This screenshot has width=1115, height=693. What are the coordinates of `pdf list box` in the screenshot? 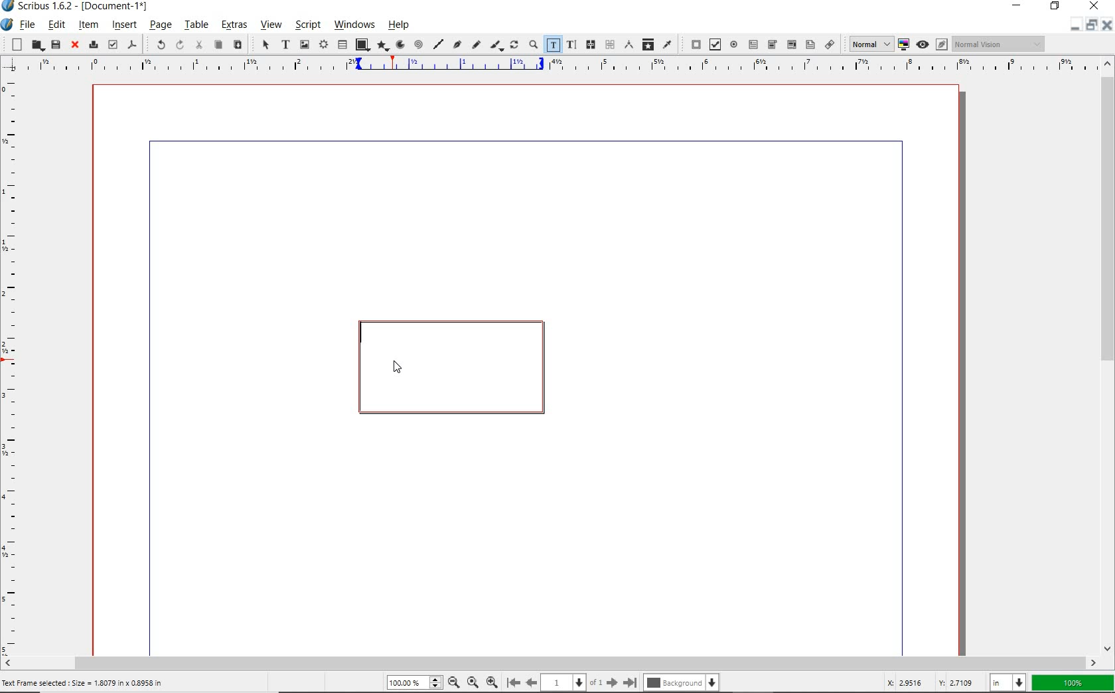 It's located at (810, 44).